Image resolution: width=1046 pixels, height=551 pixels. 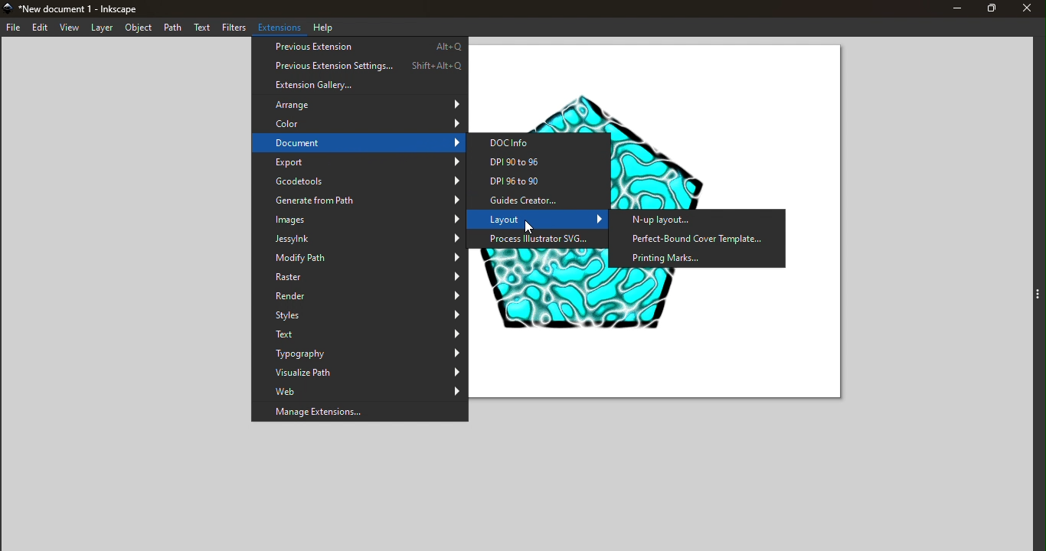 I want to click on Extension Gallery..., so click(x=360, y=86).